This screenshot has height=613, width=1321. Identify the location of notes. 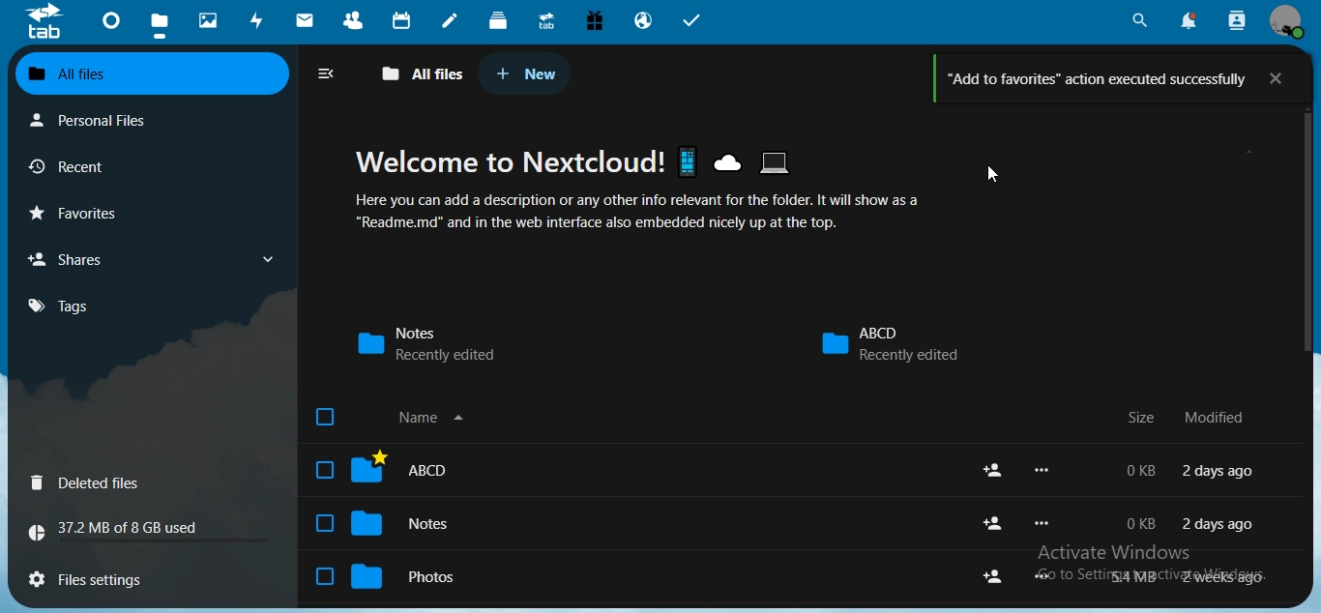
(453, 19).